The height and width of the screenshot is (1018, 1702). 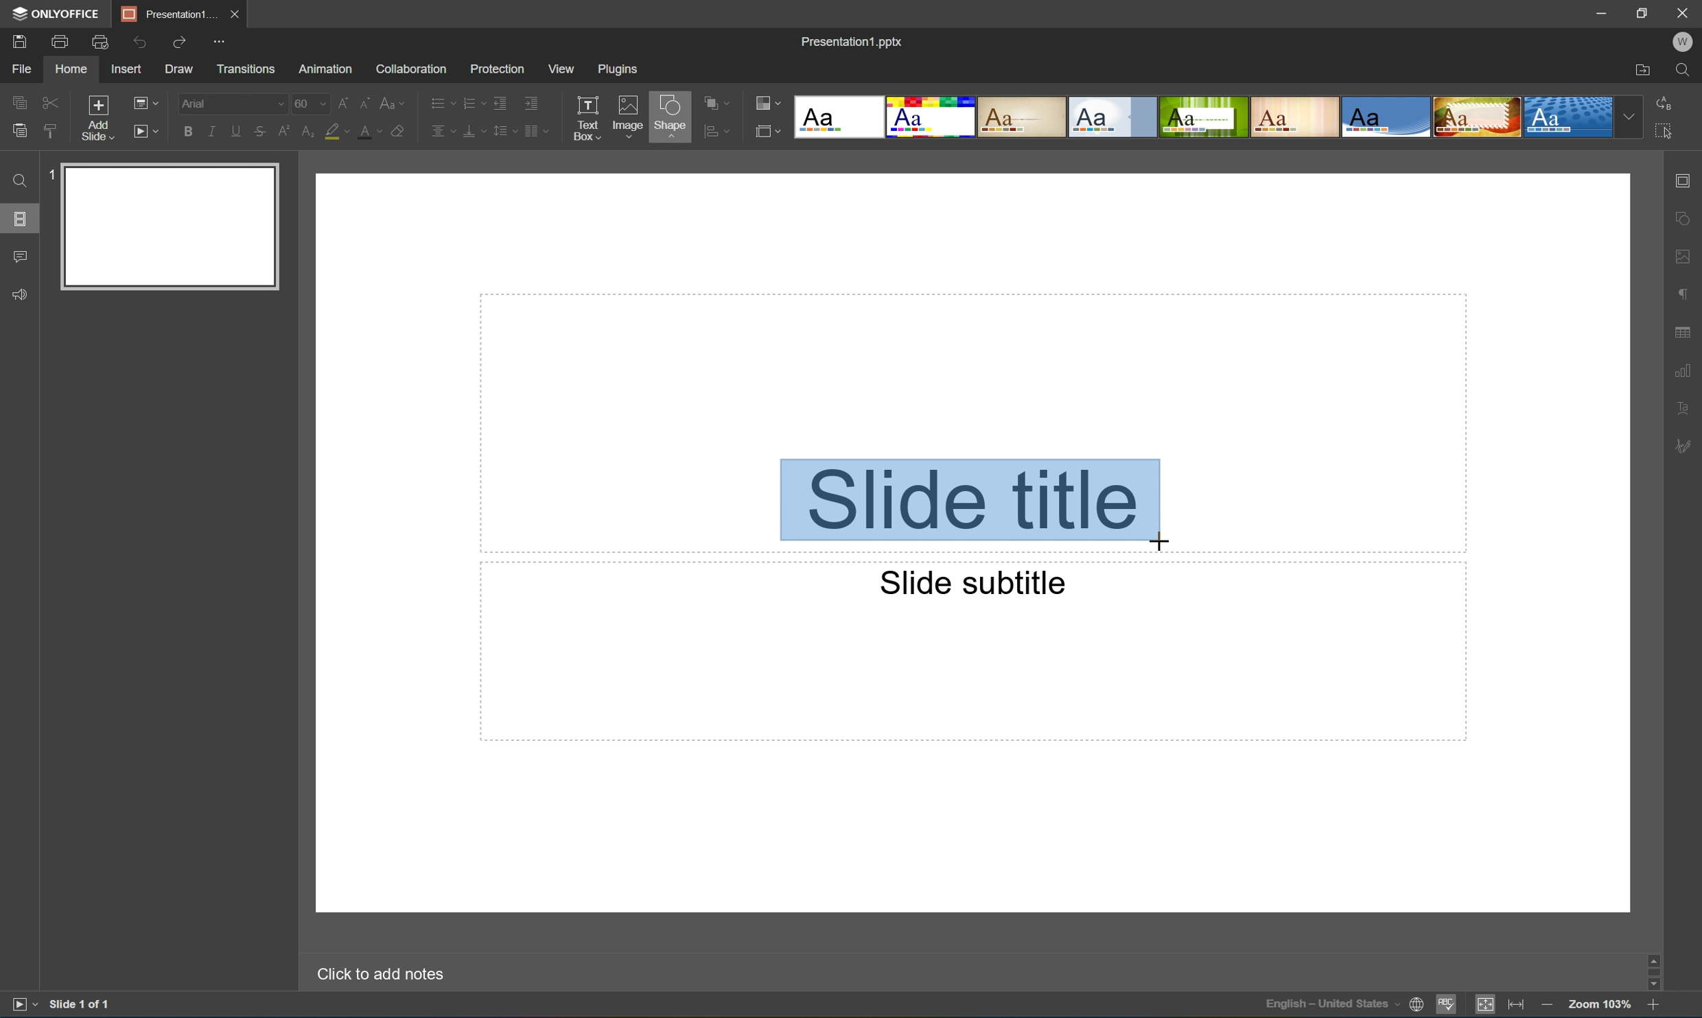 I want to click on Paste, so click(x=19, y=132).